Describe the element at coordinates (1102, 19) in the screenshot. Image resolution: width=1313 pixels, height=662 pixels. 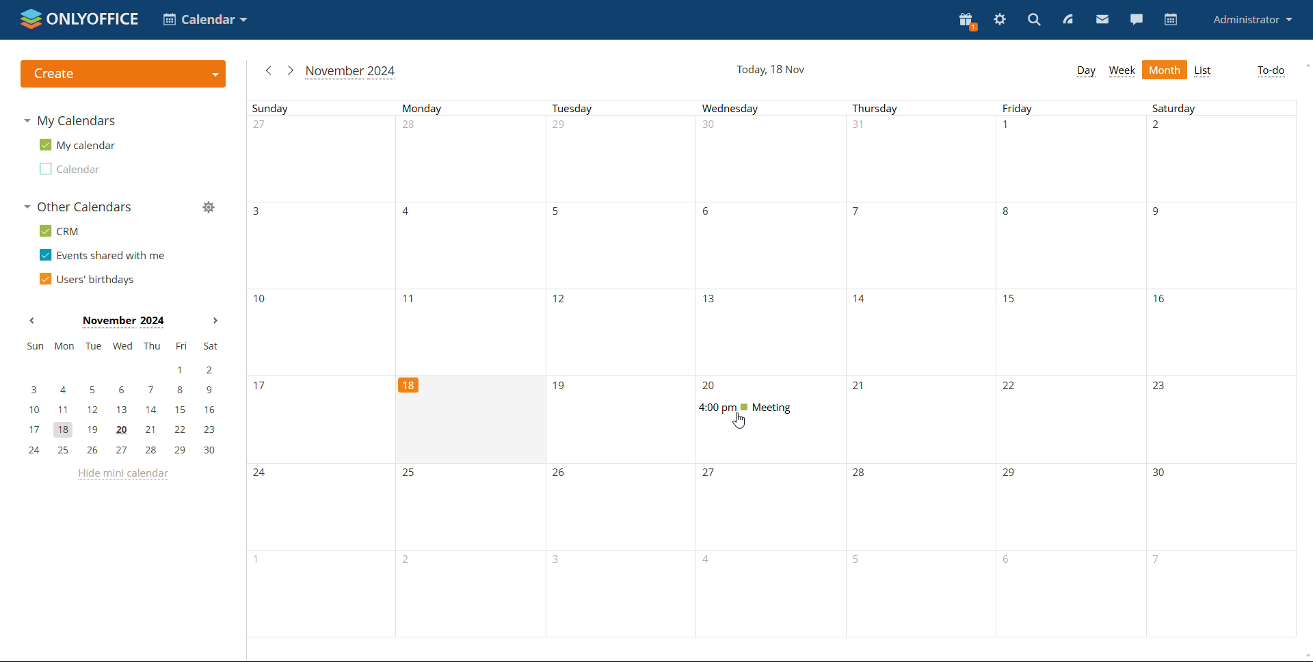
I see `mail` at that location.